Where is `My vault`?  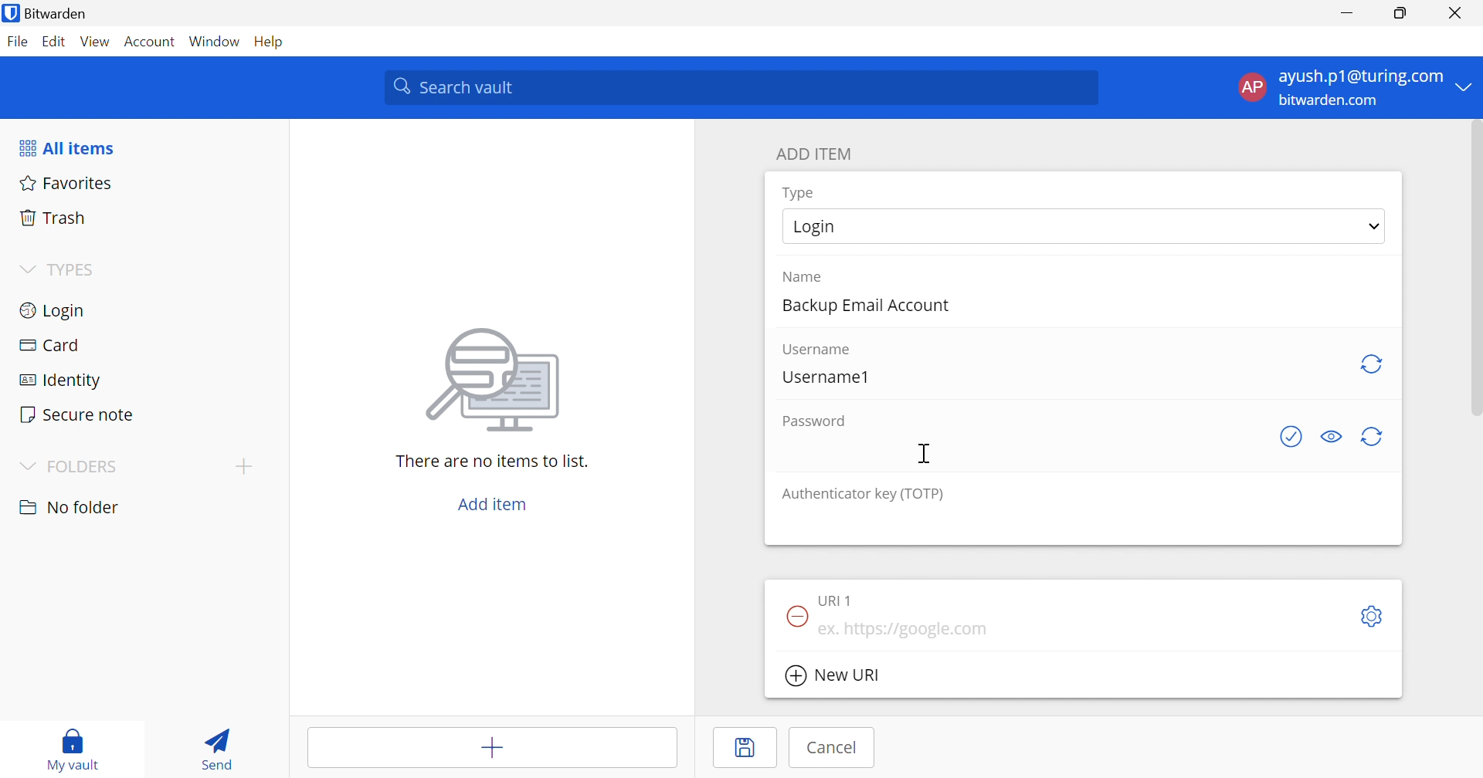
My vault is located at coordinates (73, 750).